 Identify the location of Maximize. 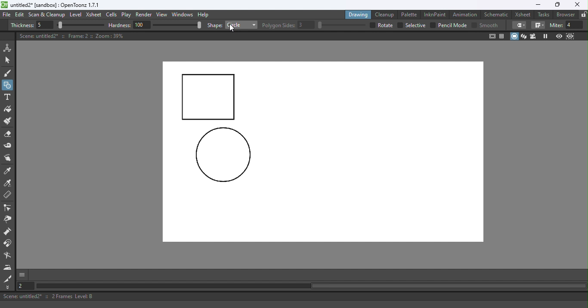
(556, 5).